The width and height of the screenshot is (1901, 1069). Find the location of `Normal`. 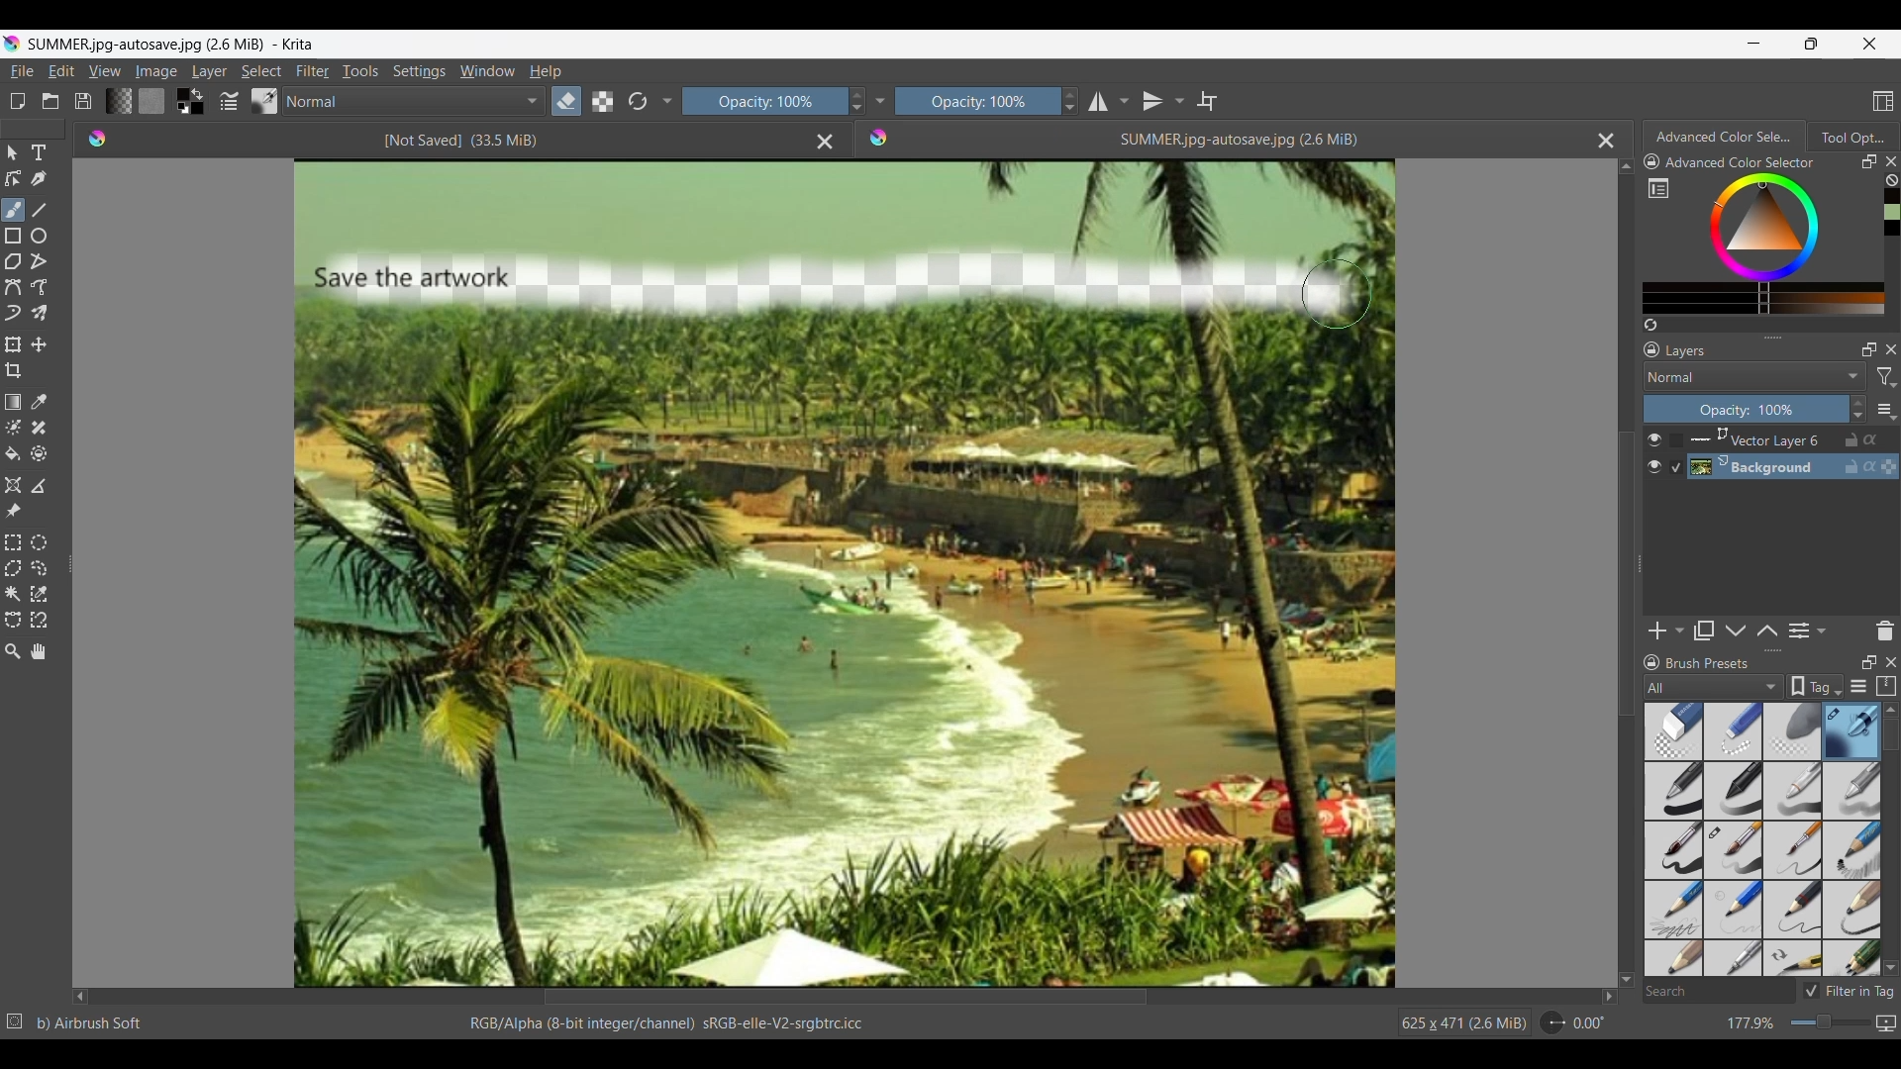

Normal is located at coordinates (414, 101).